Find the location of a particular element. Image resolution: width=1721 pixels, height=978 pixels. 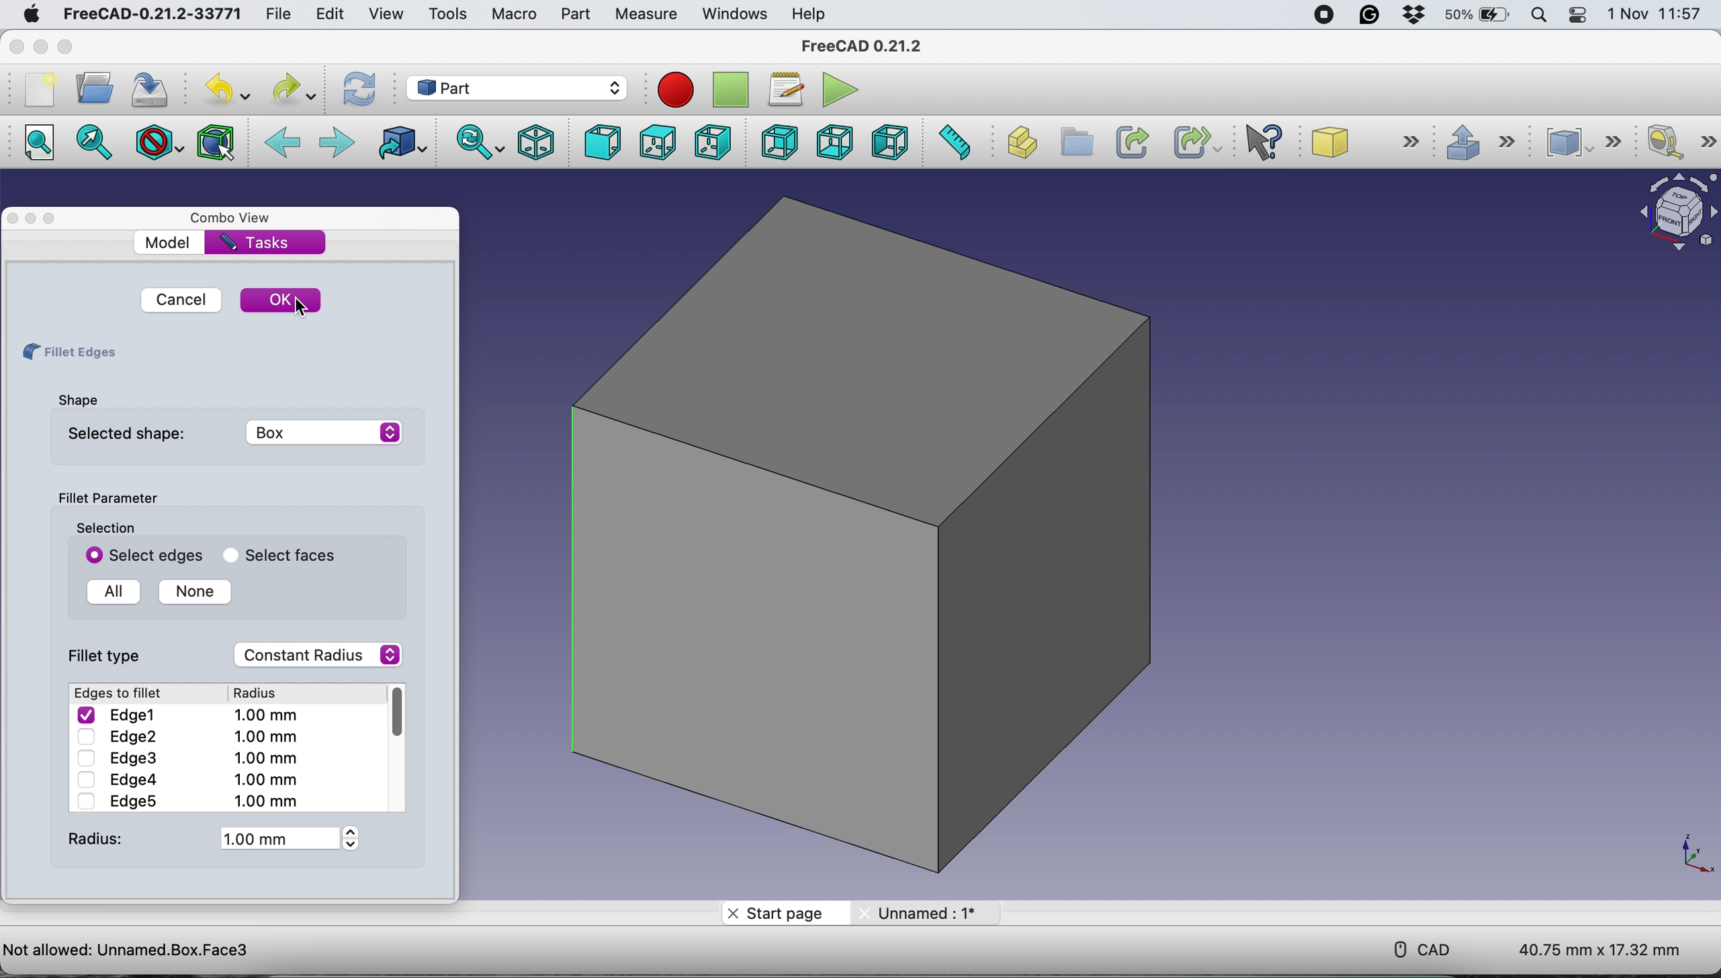

macros is located at coordinates (783, 91).